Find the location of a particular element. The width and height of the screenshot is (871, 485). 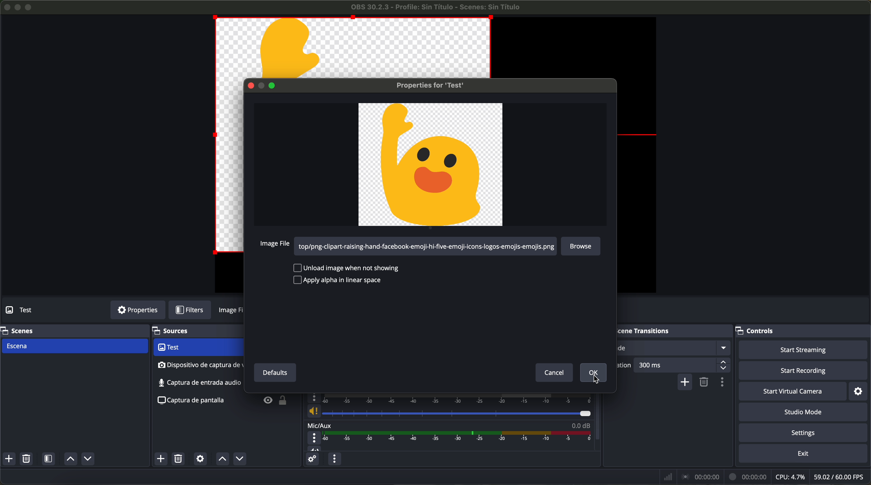

mic/aux is located at coordinates (320, 425).